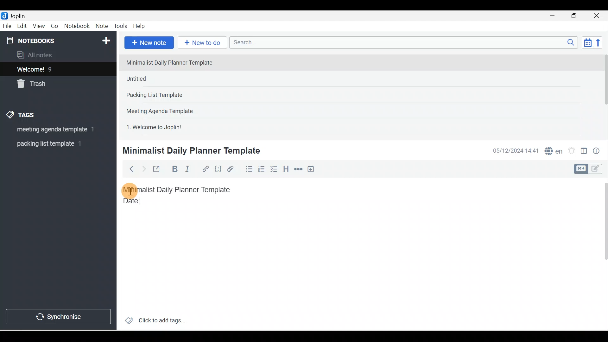 Image resolution: width=608 pixels, height=342 pixels. Describe the element at coordinates (50, 130) in the screenshot. I see `Tag 1` at that location.